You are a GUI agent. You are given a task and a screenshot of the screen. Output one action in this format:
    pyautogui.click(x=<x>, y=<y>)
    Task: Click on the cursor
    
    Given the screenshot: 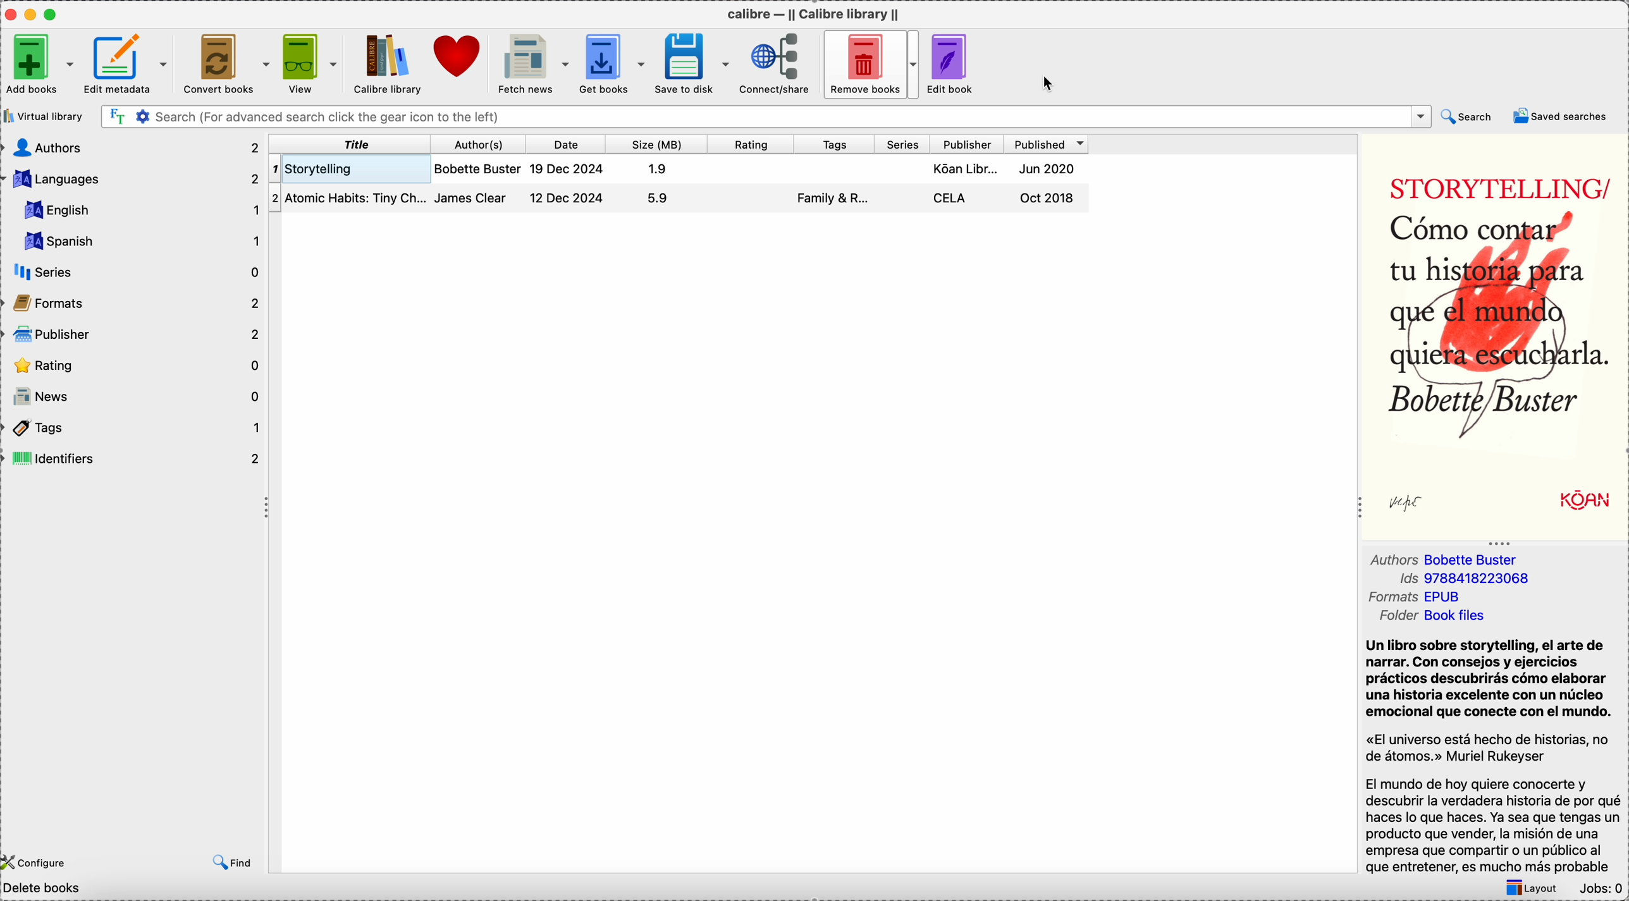 What is the action you would take?
    pyautogui.click(x=1050, y=84)
    